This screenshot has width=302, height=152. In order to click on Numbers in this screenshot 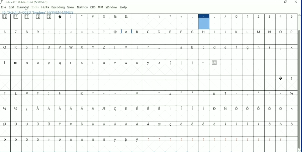, I will do `click(22, 32)`.